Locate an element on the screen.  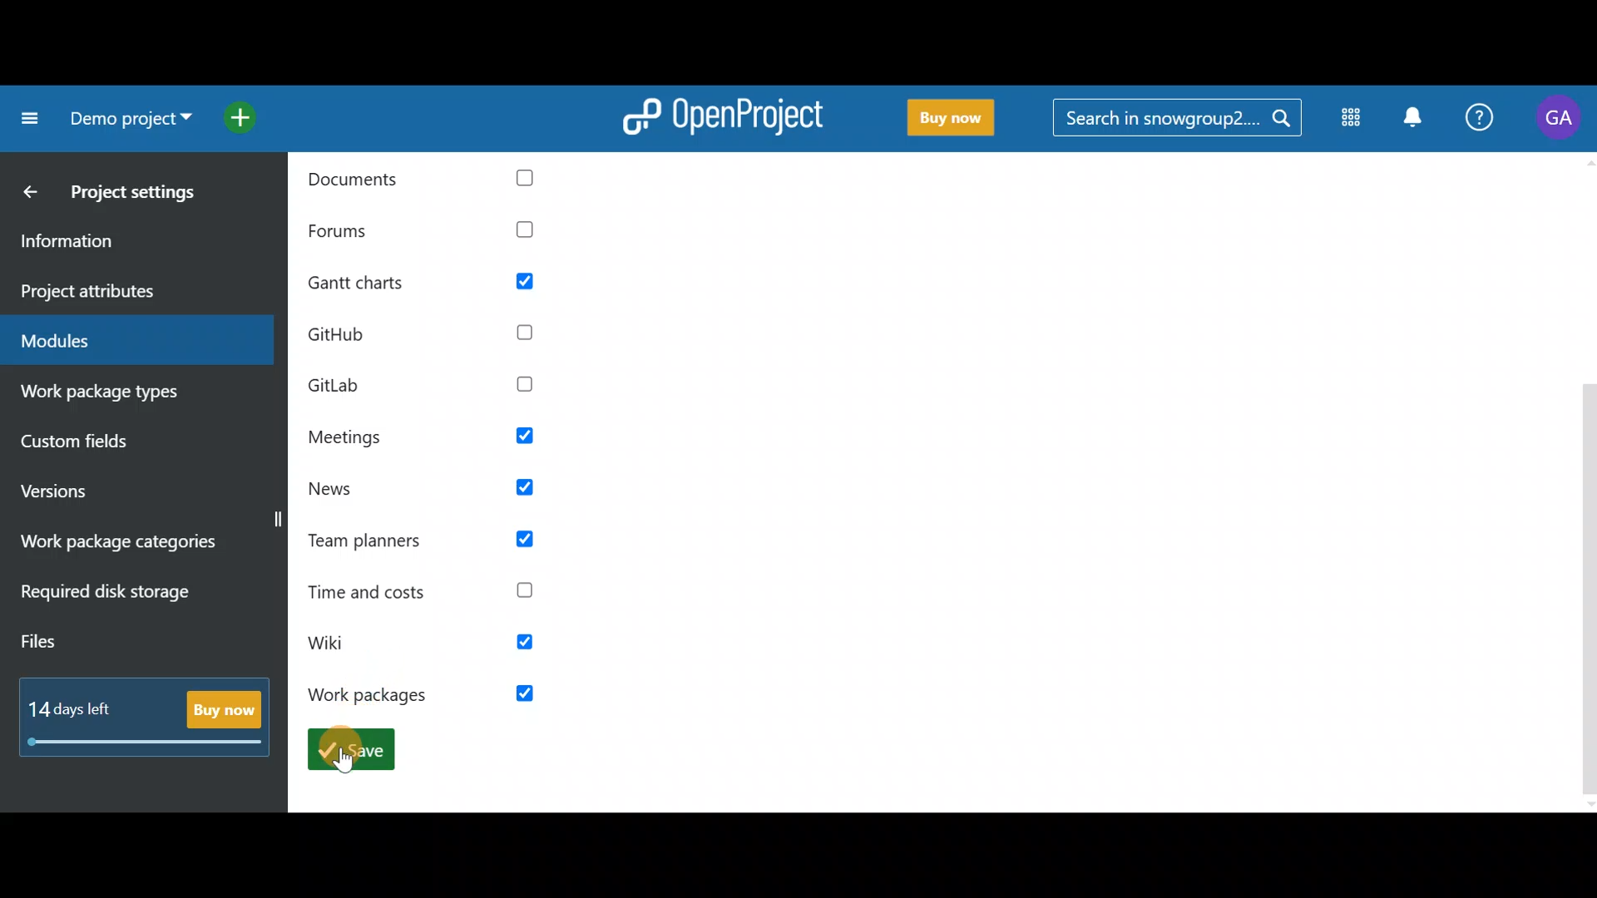
Buy now is located at coordinates (954, 121).